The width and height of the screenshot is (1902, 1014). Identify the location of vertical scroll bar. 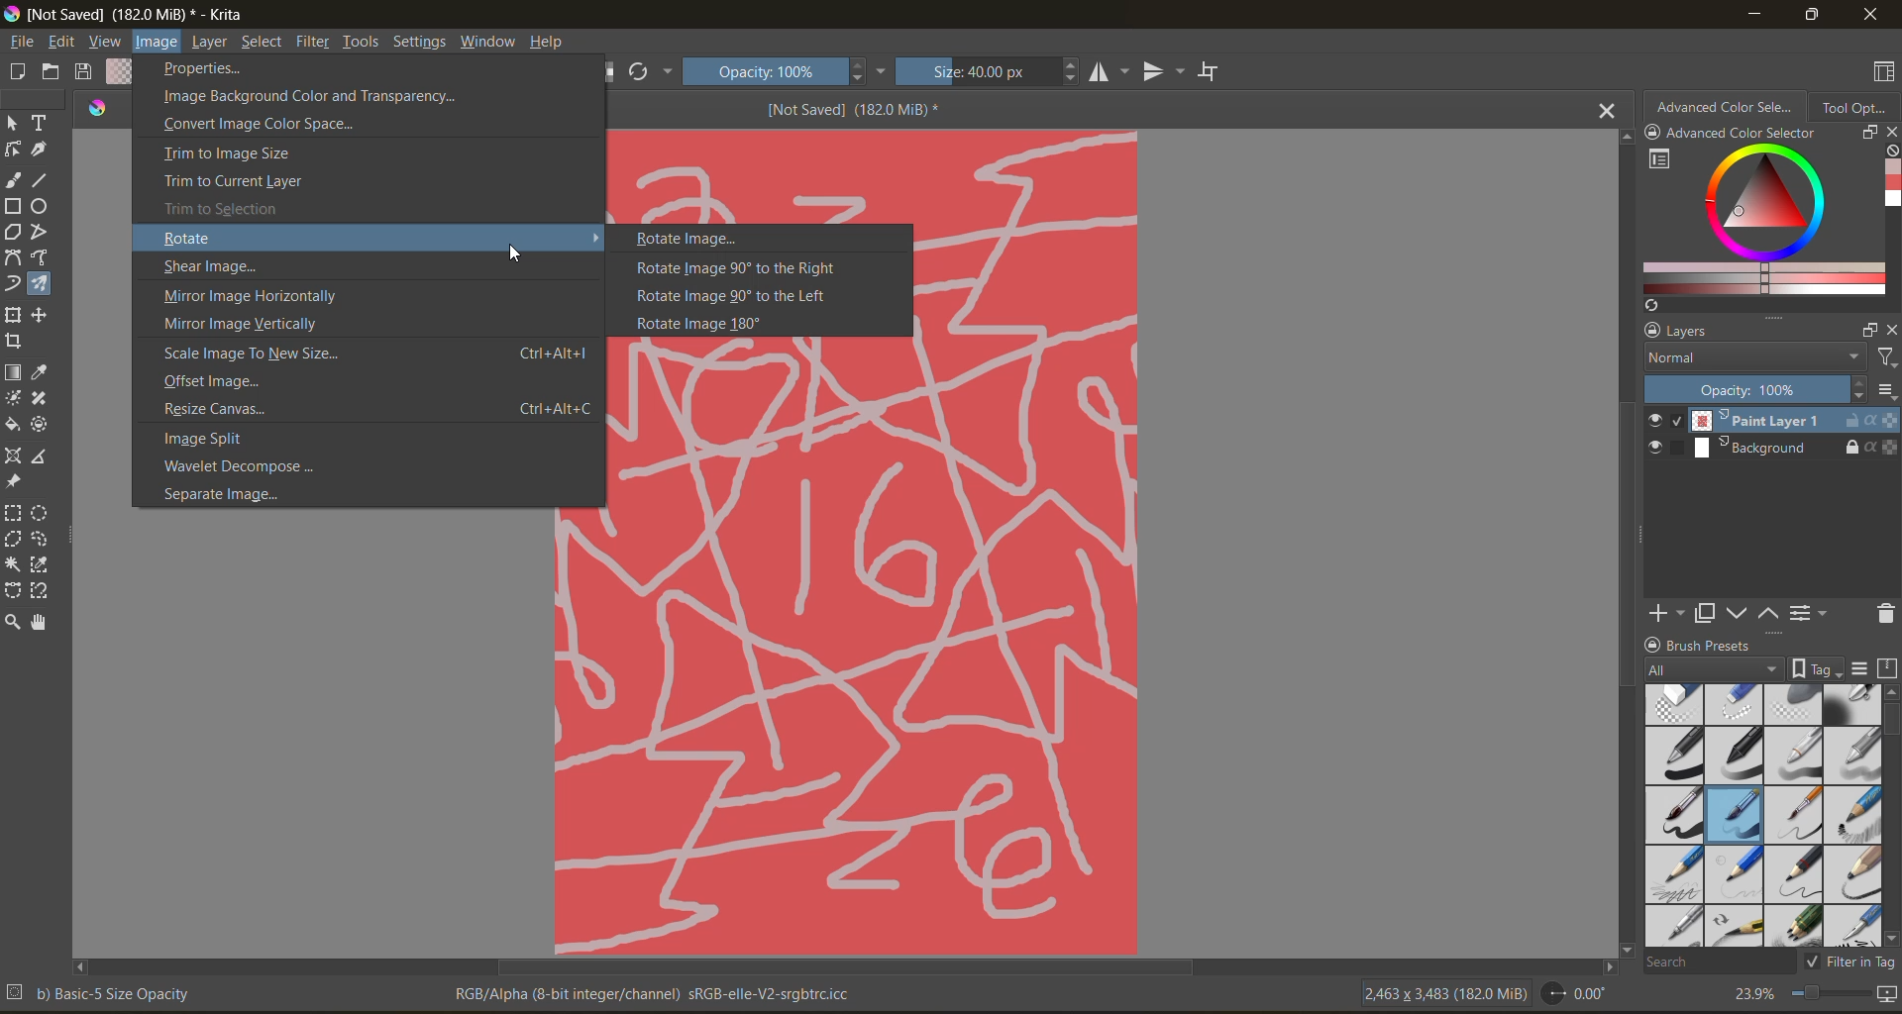
(1890, 719).